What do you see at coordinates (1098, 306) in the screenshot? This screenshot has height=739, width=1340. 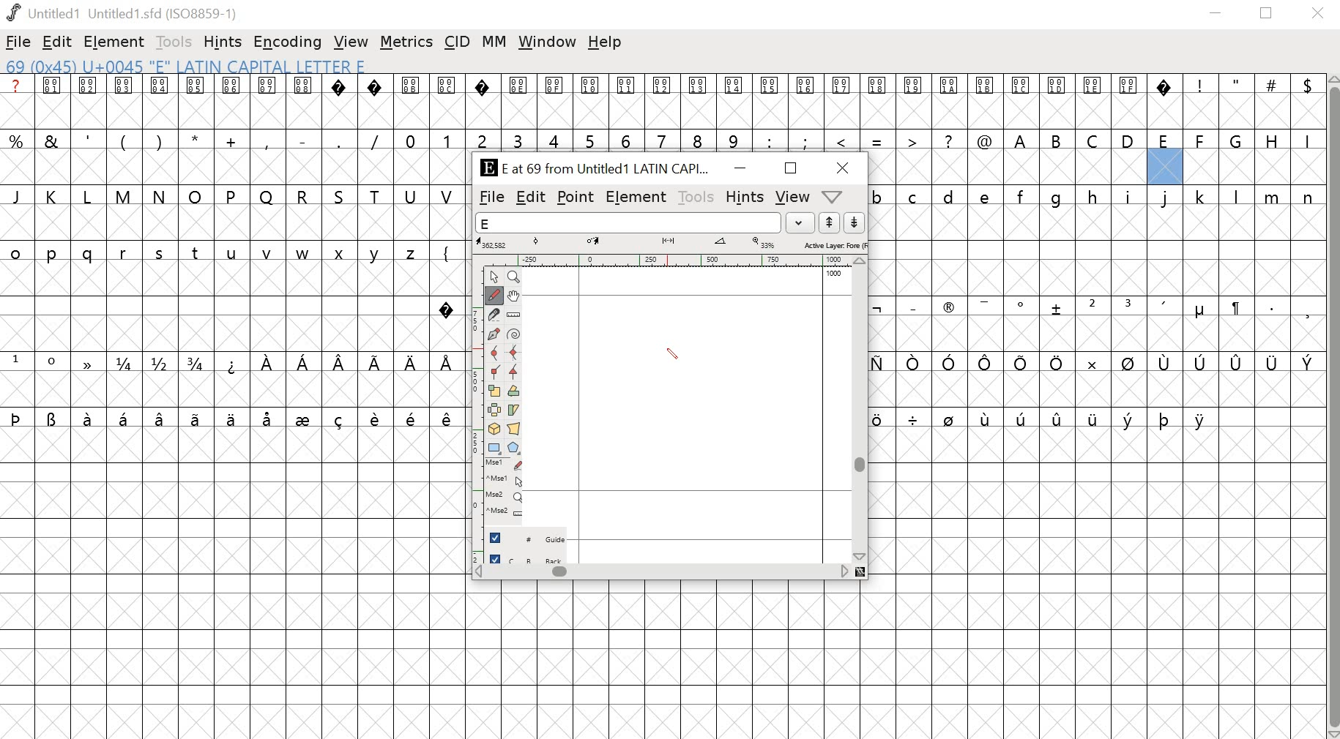 I see `special characters and symbols` at bounding box center [1098, 306].